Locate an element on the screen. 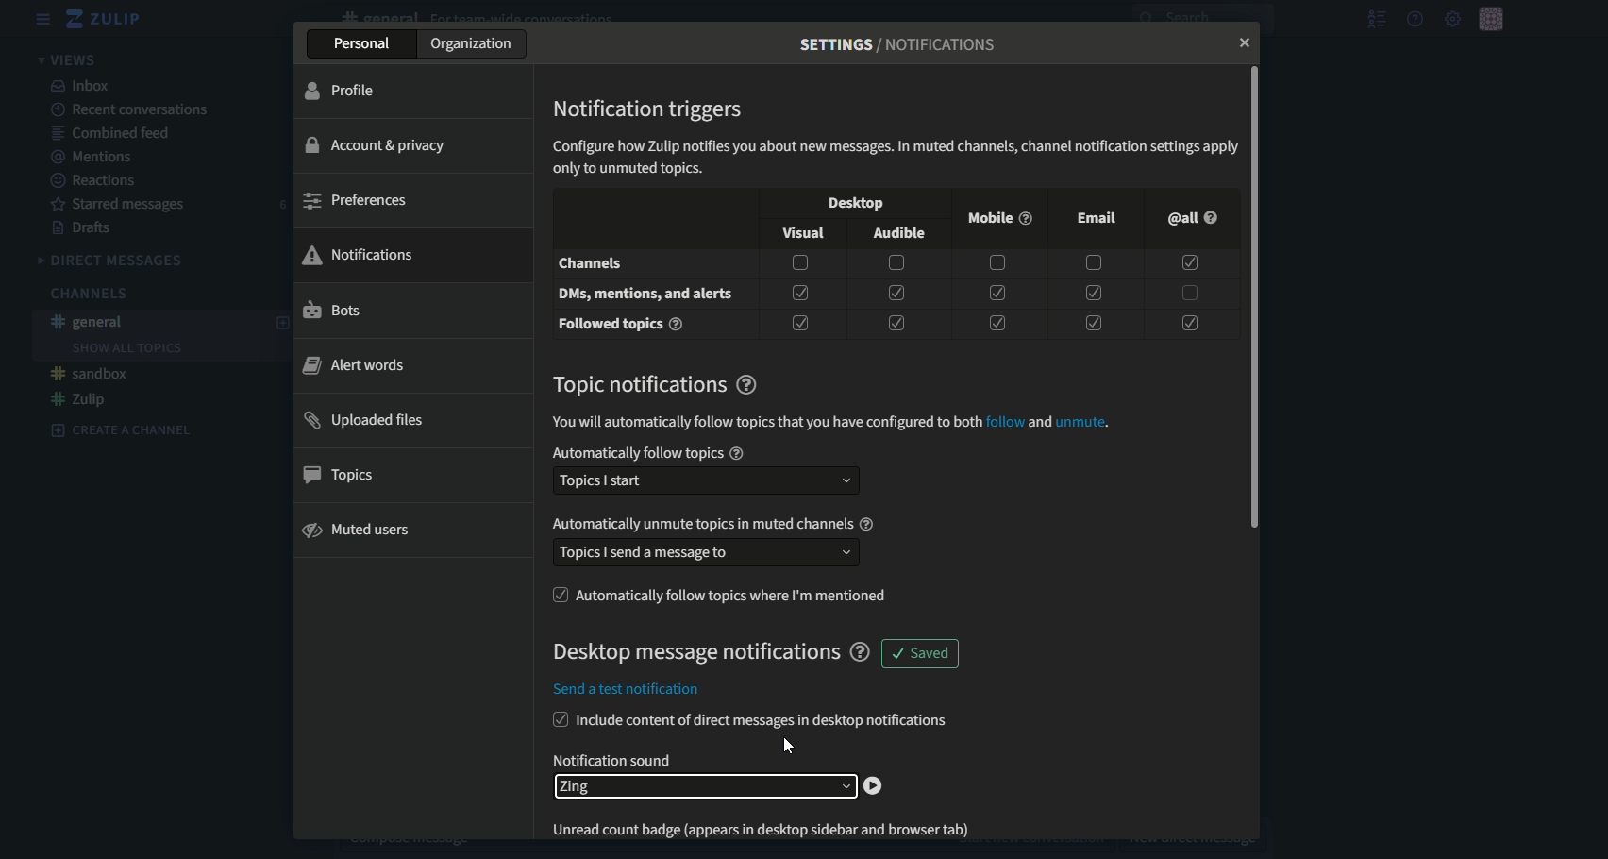 The height and width of the screenshot is (859, 1608). preference is located at coordinates (355, 201).